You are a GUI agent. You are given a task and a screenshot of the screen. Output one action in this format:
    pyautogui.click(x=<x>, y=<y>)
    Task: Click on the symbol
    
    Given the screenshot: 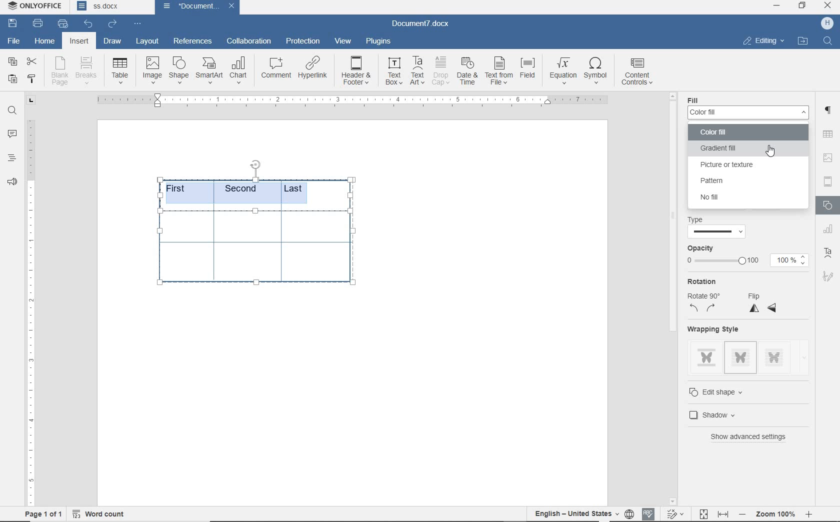 What is the action you would take?
    pyautogui.click(x=597, y=70)
    